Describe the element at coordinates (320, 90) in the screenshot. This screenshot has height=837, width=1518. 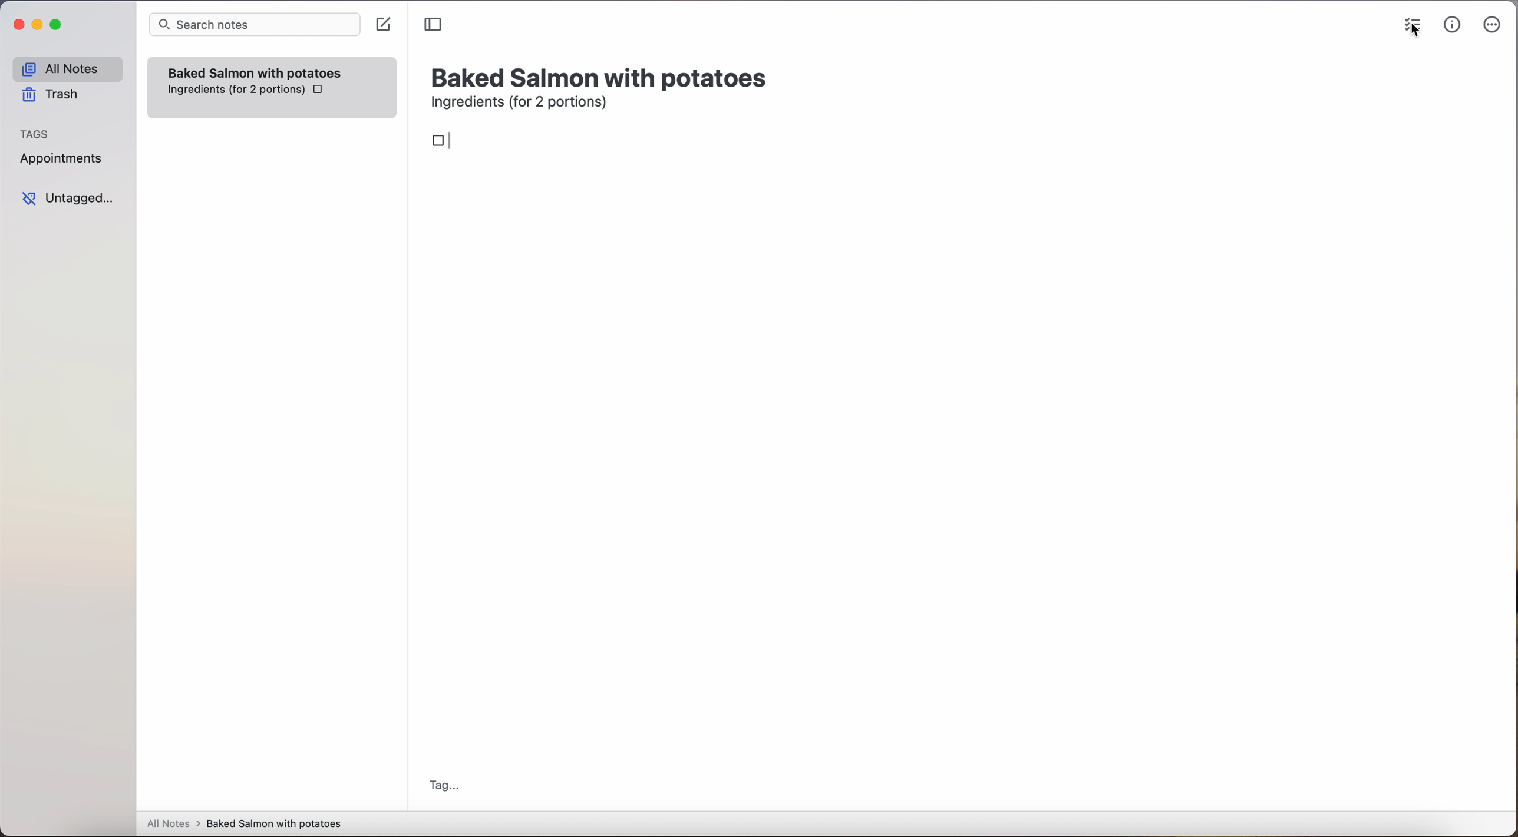
I see `checkbox` at that location.